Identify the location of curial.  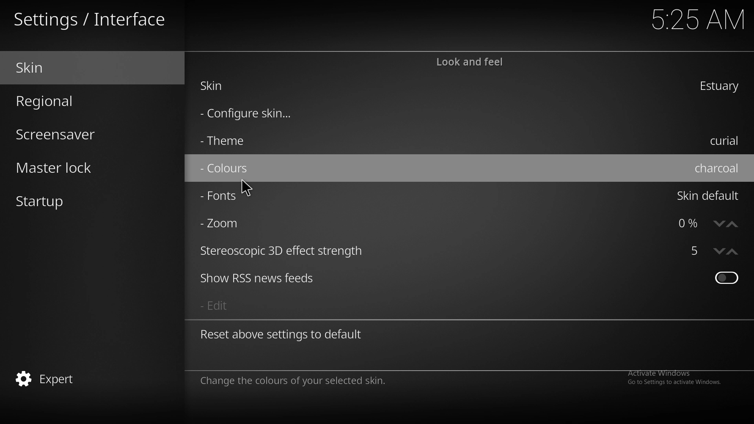
(724, 141).